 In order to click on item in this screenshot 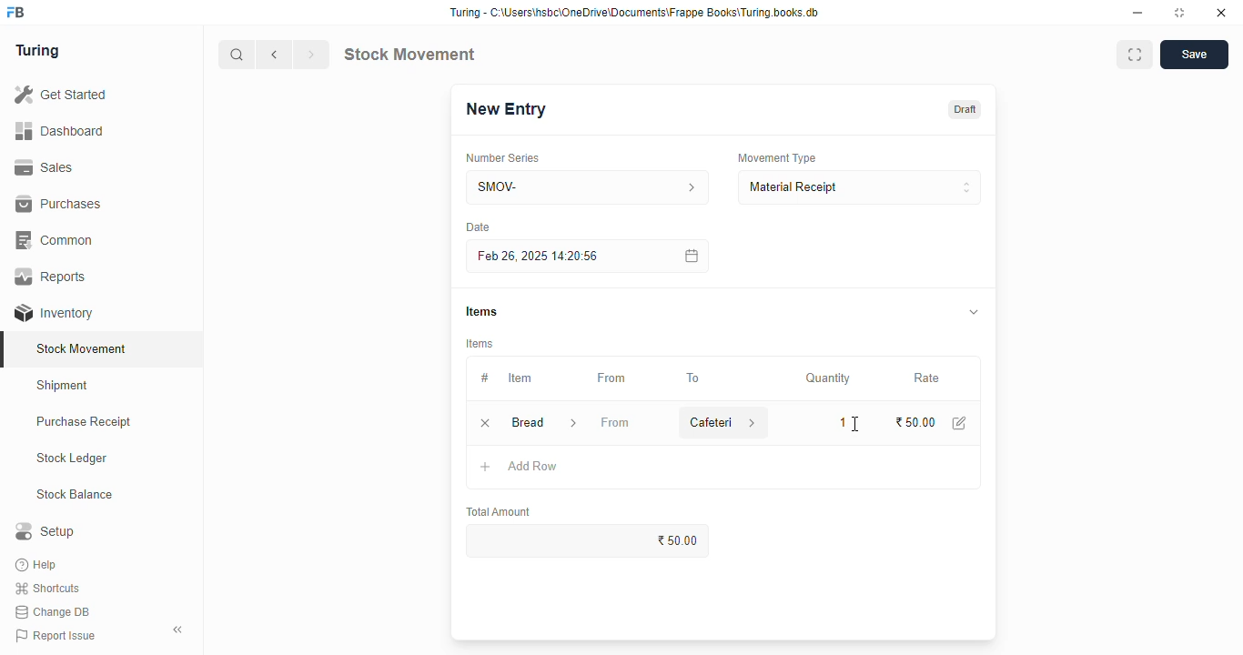, I will do `click(520, 378)`.